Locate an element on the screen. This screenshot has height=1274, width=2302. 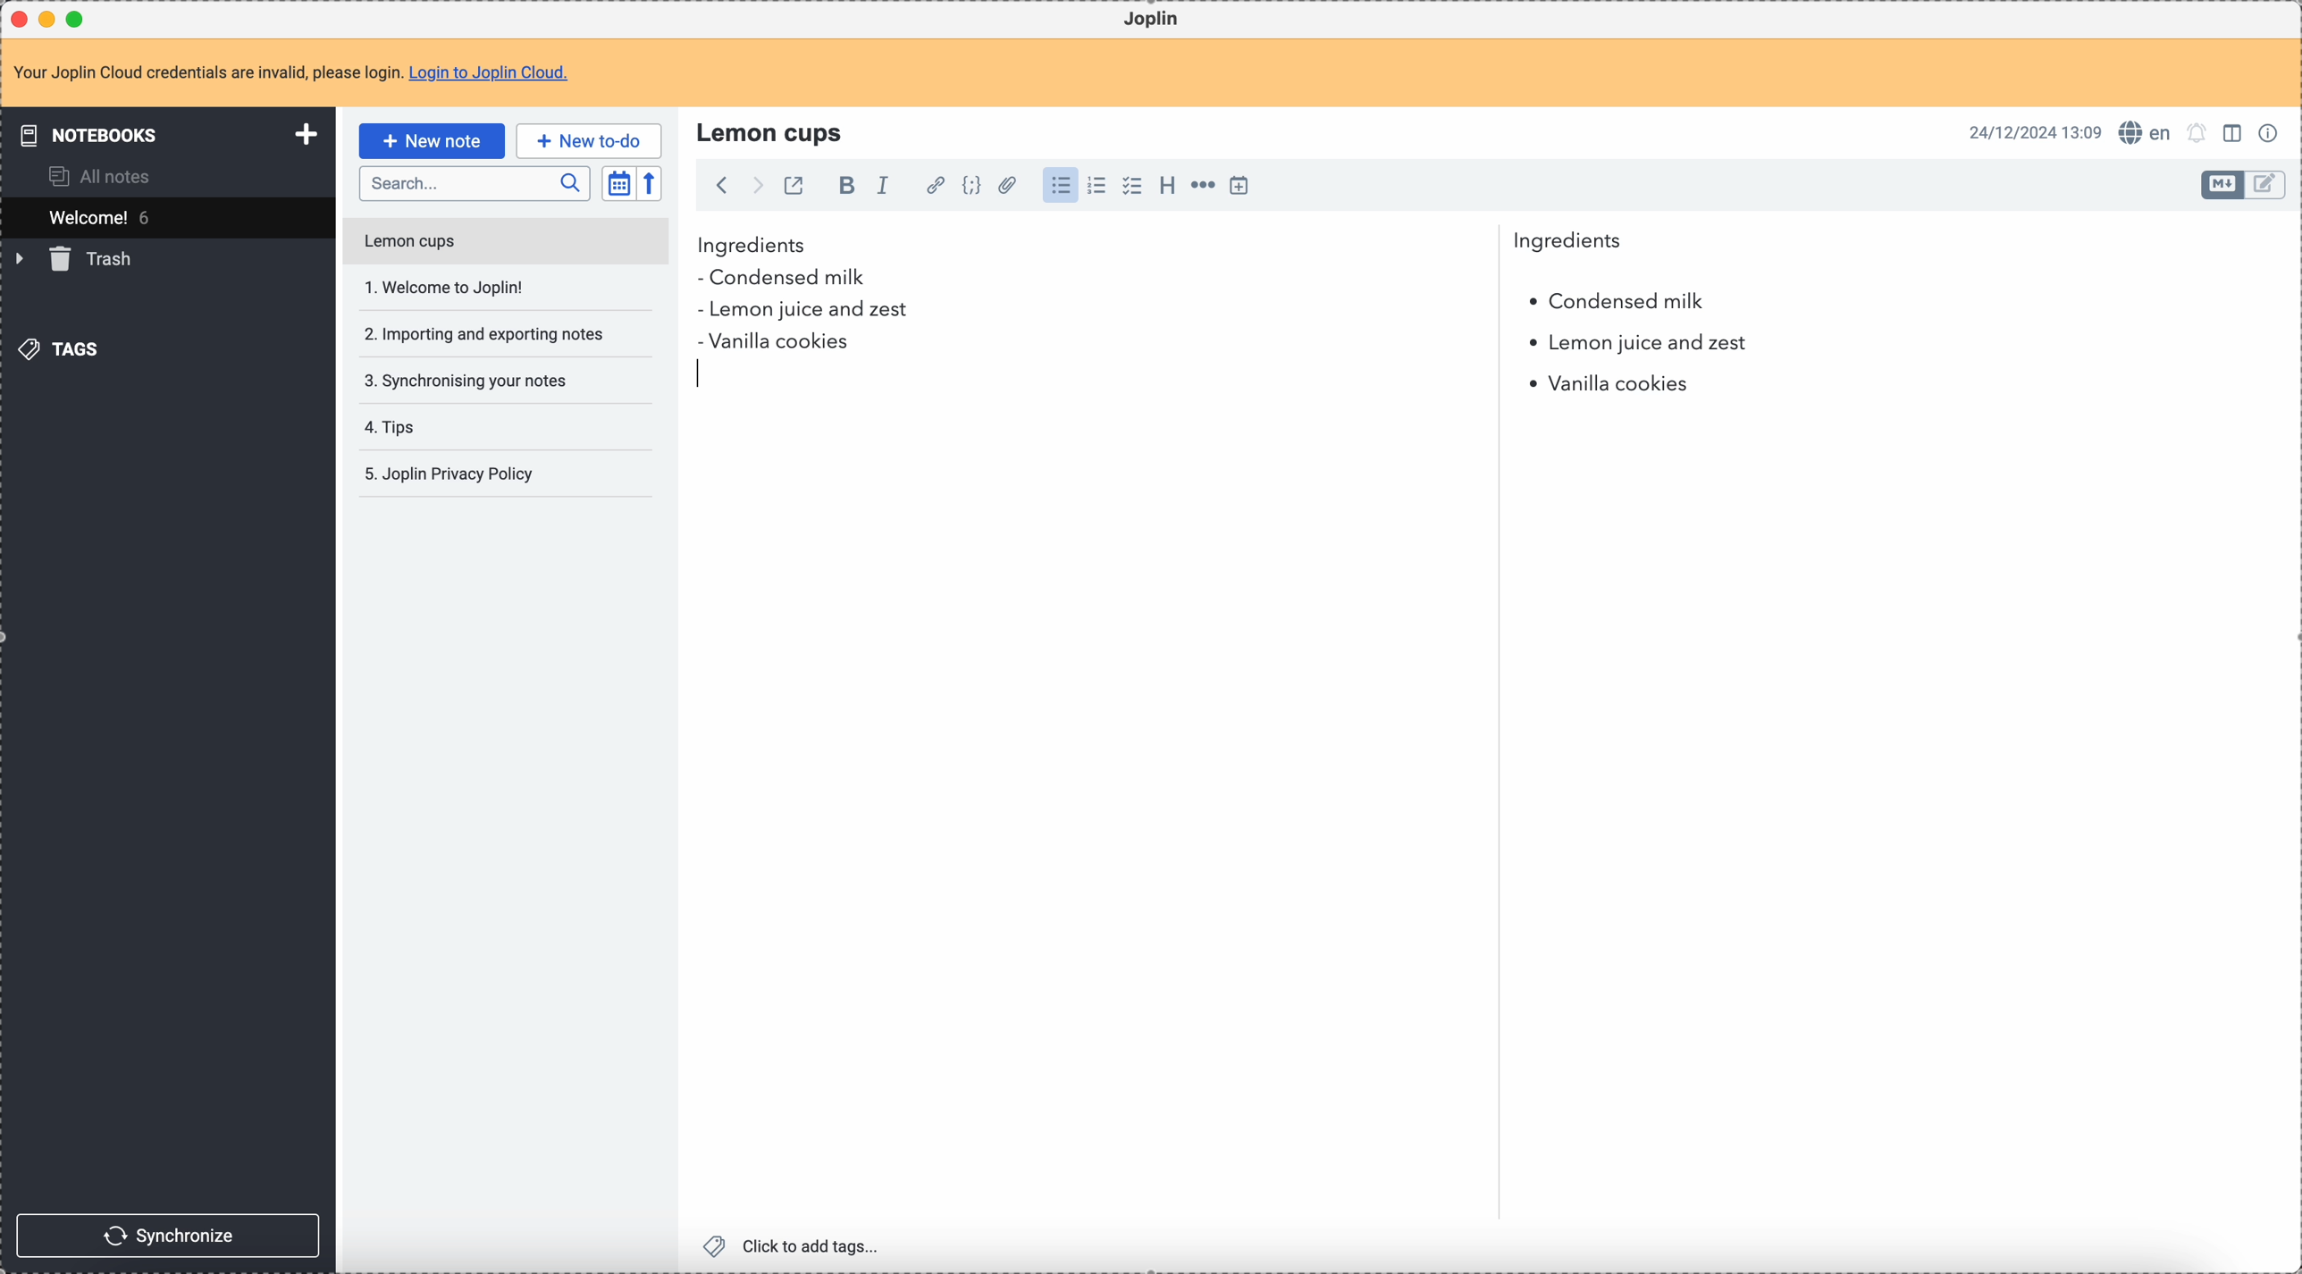
synchronising your notes is located at coordinates (465, 379).